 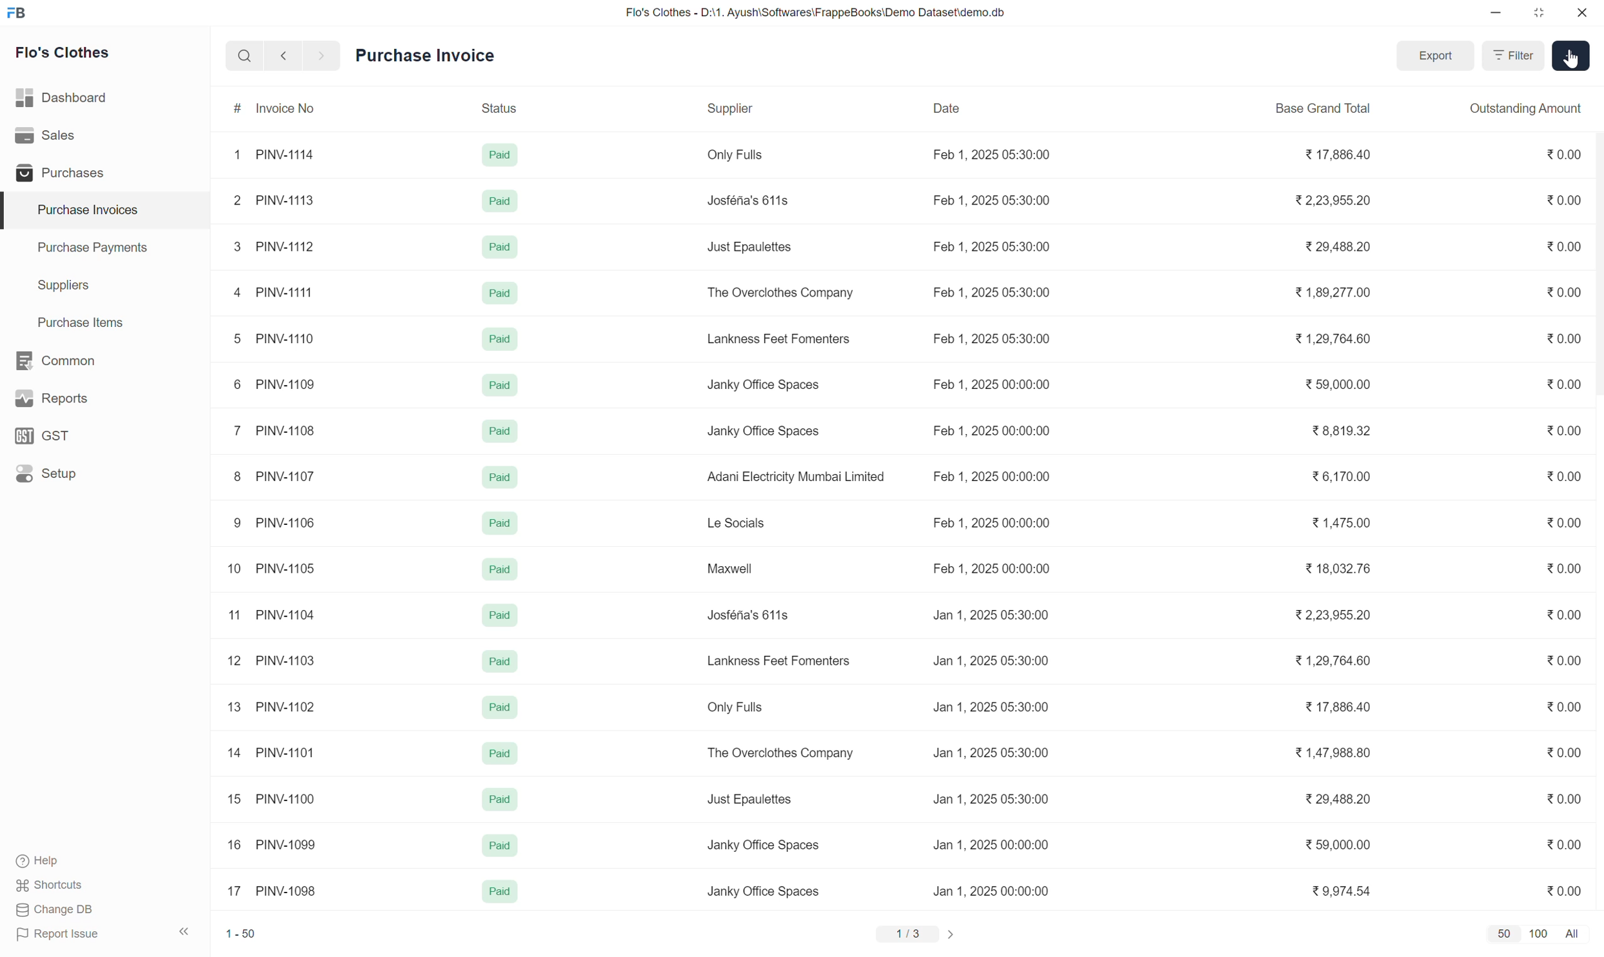 What do you see at coordinates (501, 431) in the screenshot?
I see `Paid` at bounding box center [501, 431].